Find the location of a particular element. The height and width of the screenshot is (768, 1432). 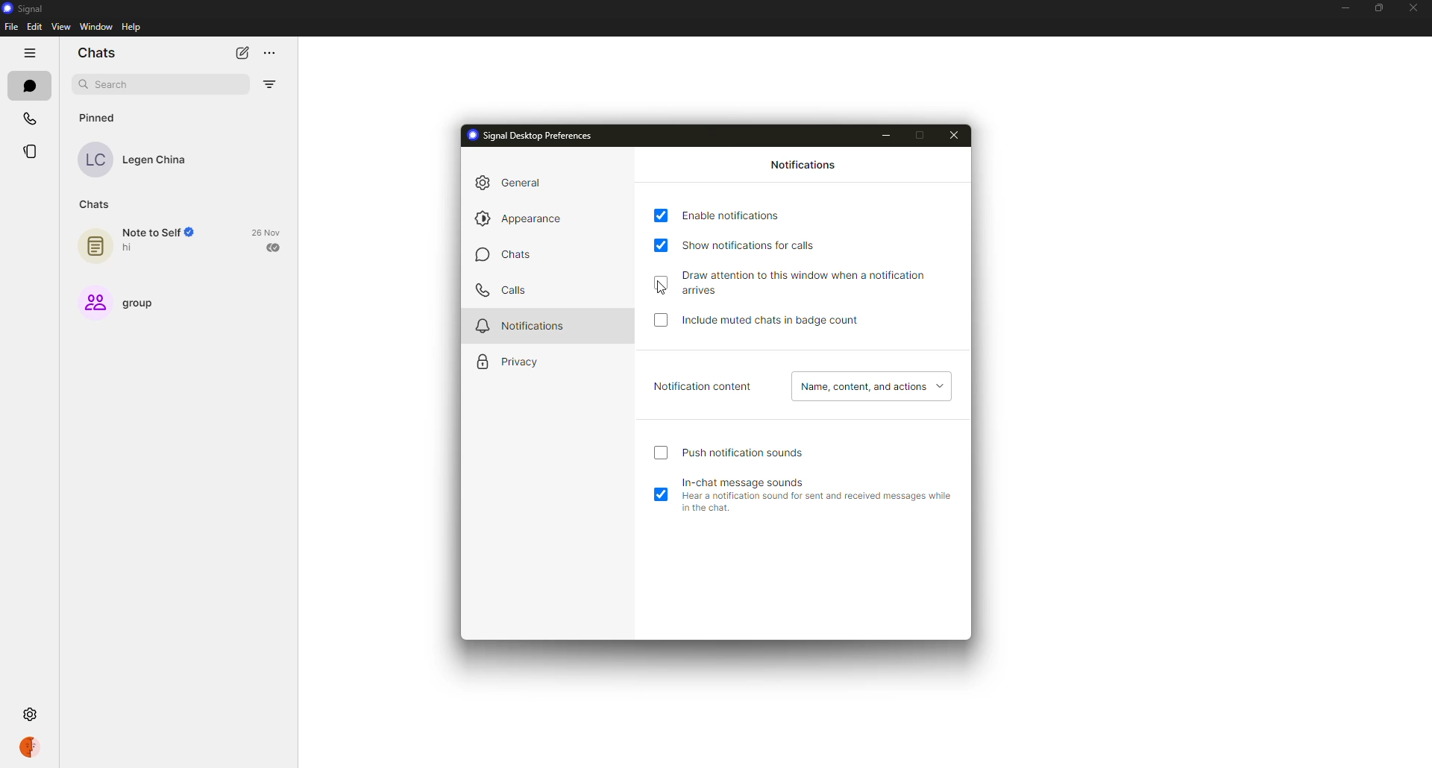

stories is located at coordinates (34, 151).